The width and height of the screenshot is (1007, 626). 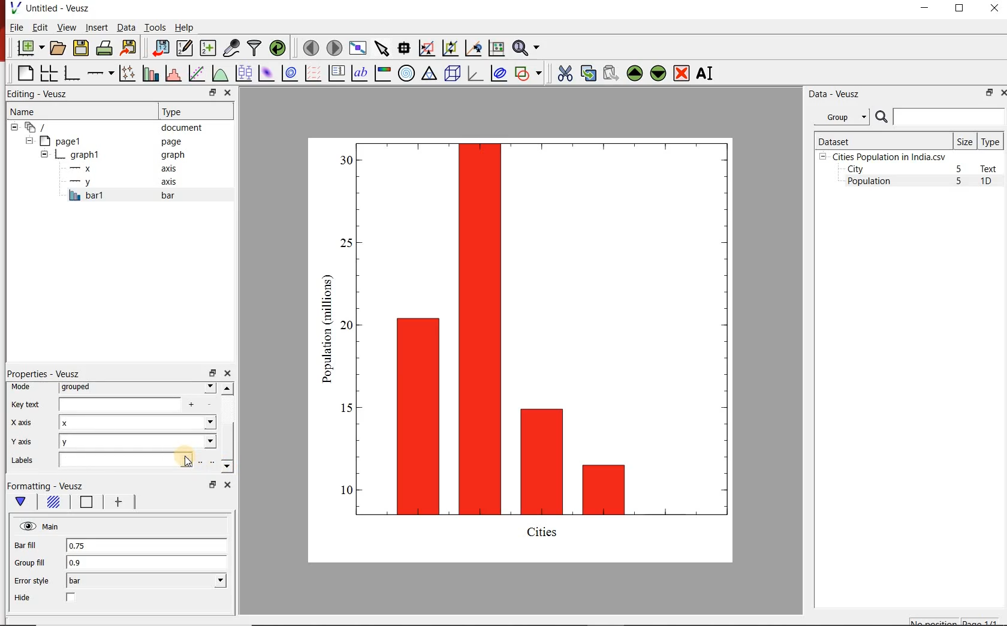 What do you see at coordinates (960, 182) in the screenshot?
I see `5` at bounding box center [960, 182].